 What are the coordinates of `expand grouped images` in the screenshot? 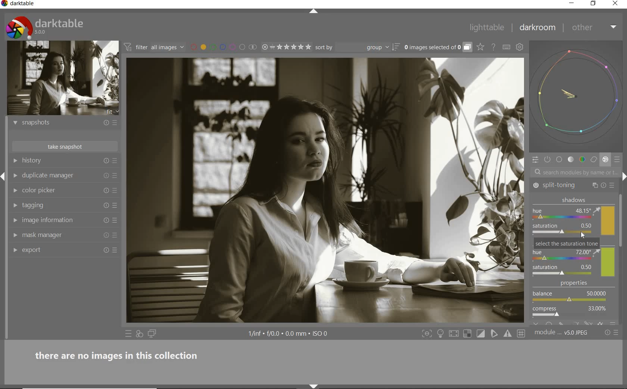 It's located at (437, 48).